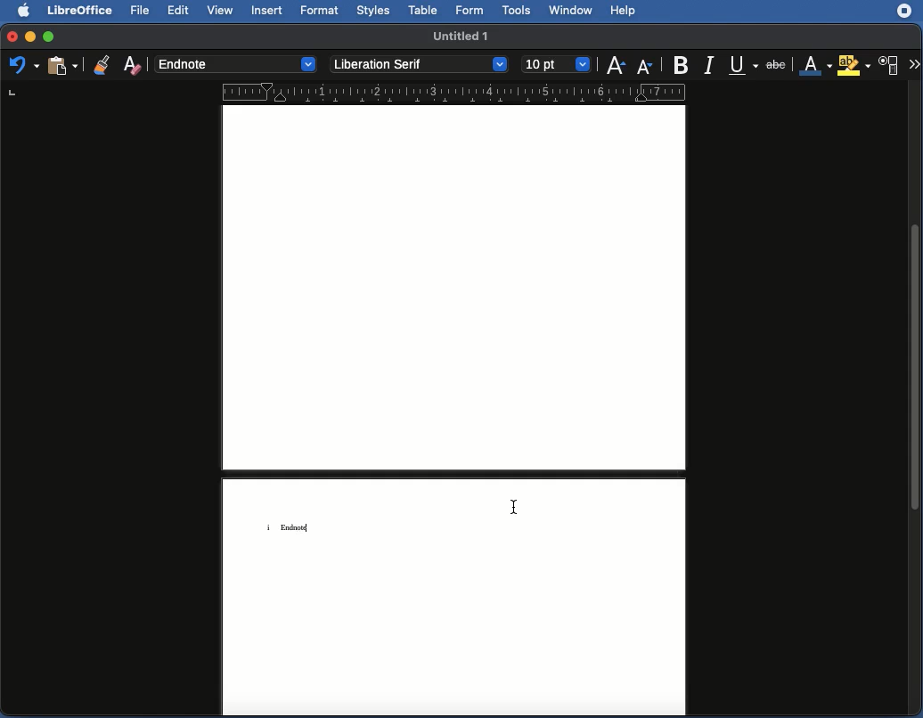  What do you see at coordinates (424, 11) in the screenshot?
I see `Table` at bounding box center [424, 11].